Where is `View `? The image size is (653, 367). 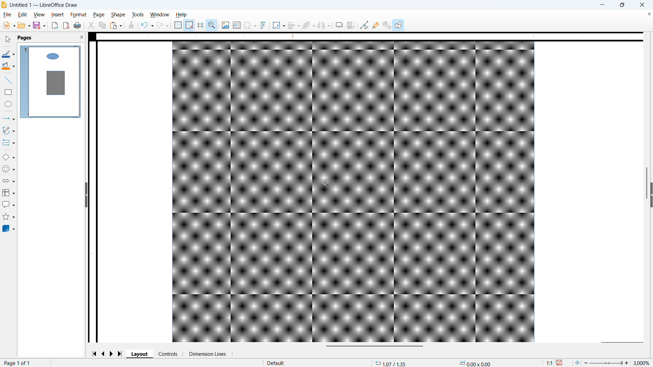
View  is located at coordinates (40, 15).